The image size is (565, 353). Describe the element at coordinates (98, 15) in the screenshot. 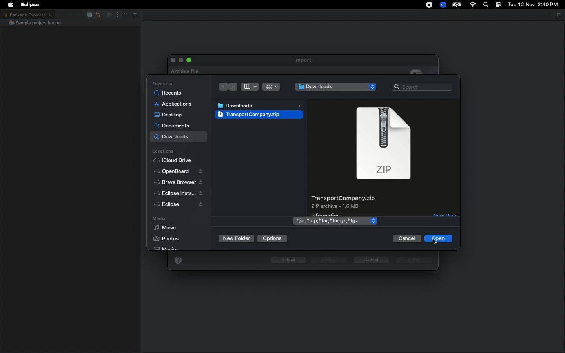

I see `Link with editor` at that location.